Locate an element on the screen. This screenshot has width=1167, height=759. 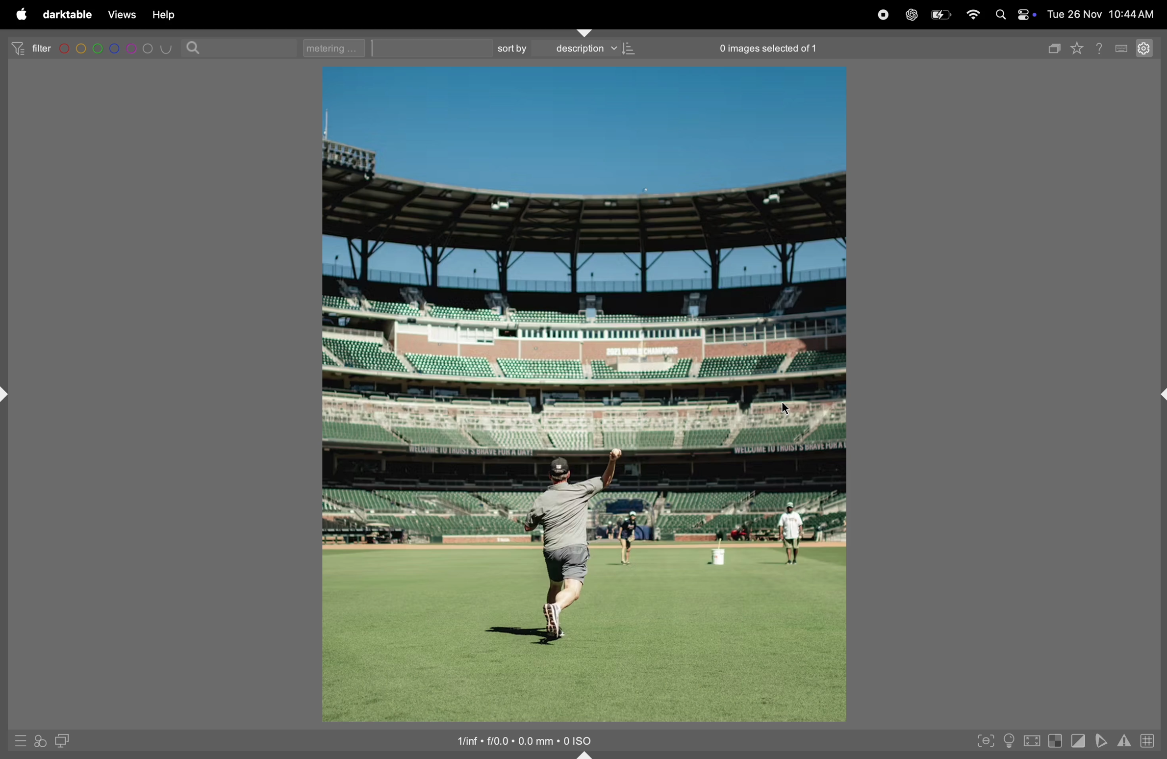
image is located at coordinates (583, 395).